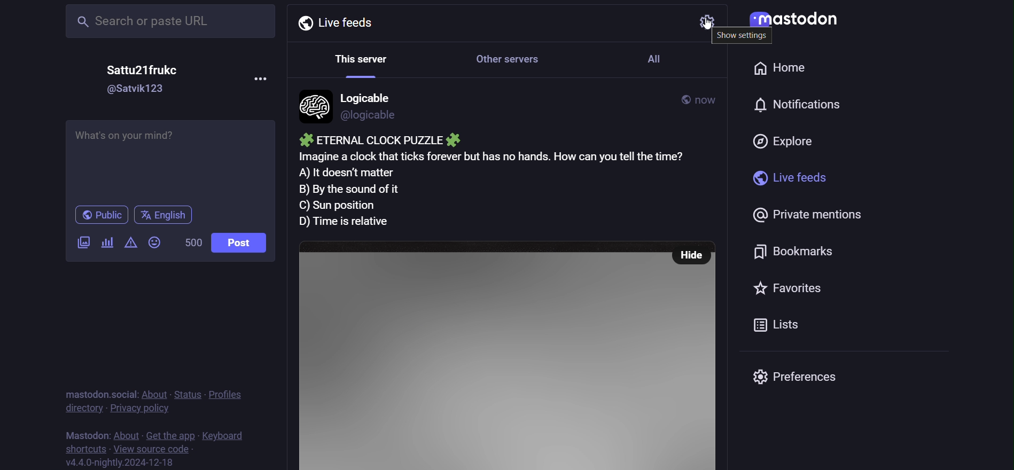 This screenshot has height=470, width=1014. Describe the element at coordinates (168, 23) in the screenshot. I see `search` at that location.